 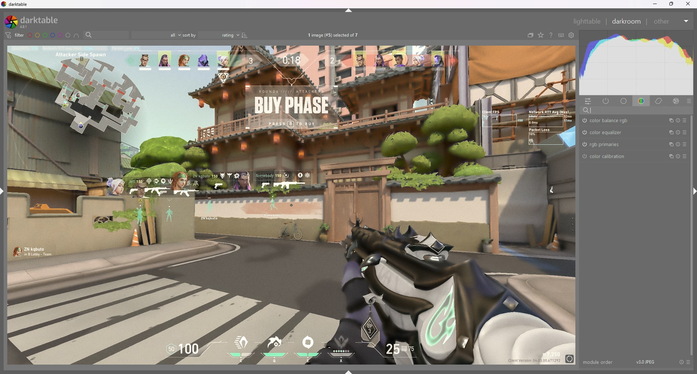 What do you see at coordinates (678, 156) in the screenshot?
I see `reset` at bounding box center [678, 156].